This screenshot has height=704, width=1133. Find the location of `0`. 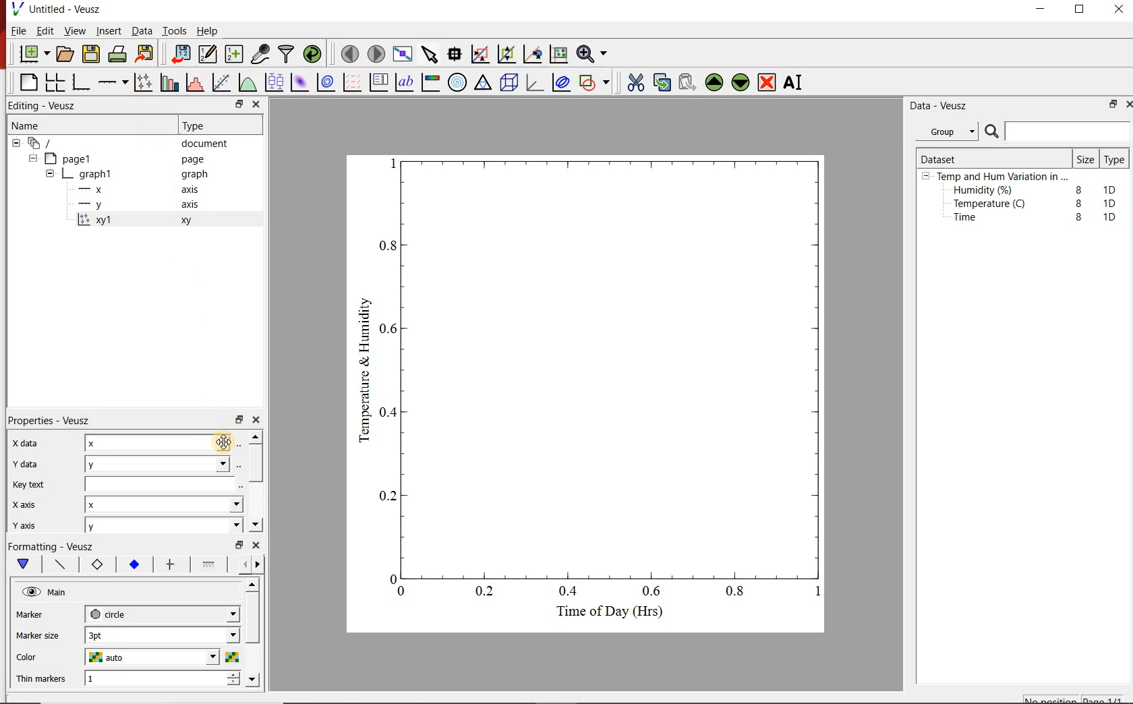

0 is located at coordinates (388, 577).